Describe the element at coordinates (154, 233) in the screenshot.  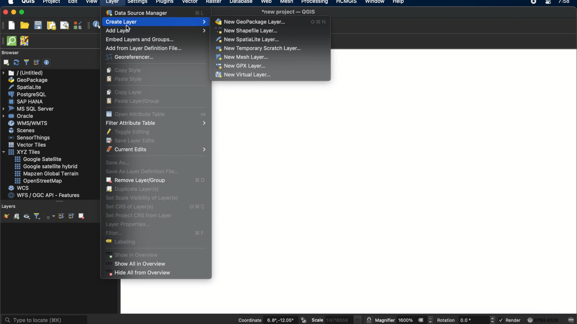
I see `filter` at that location.